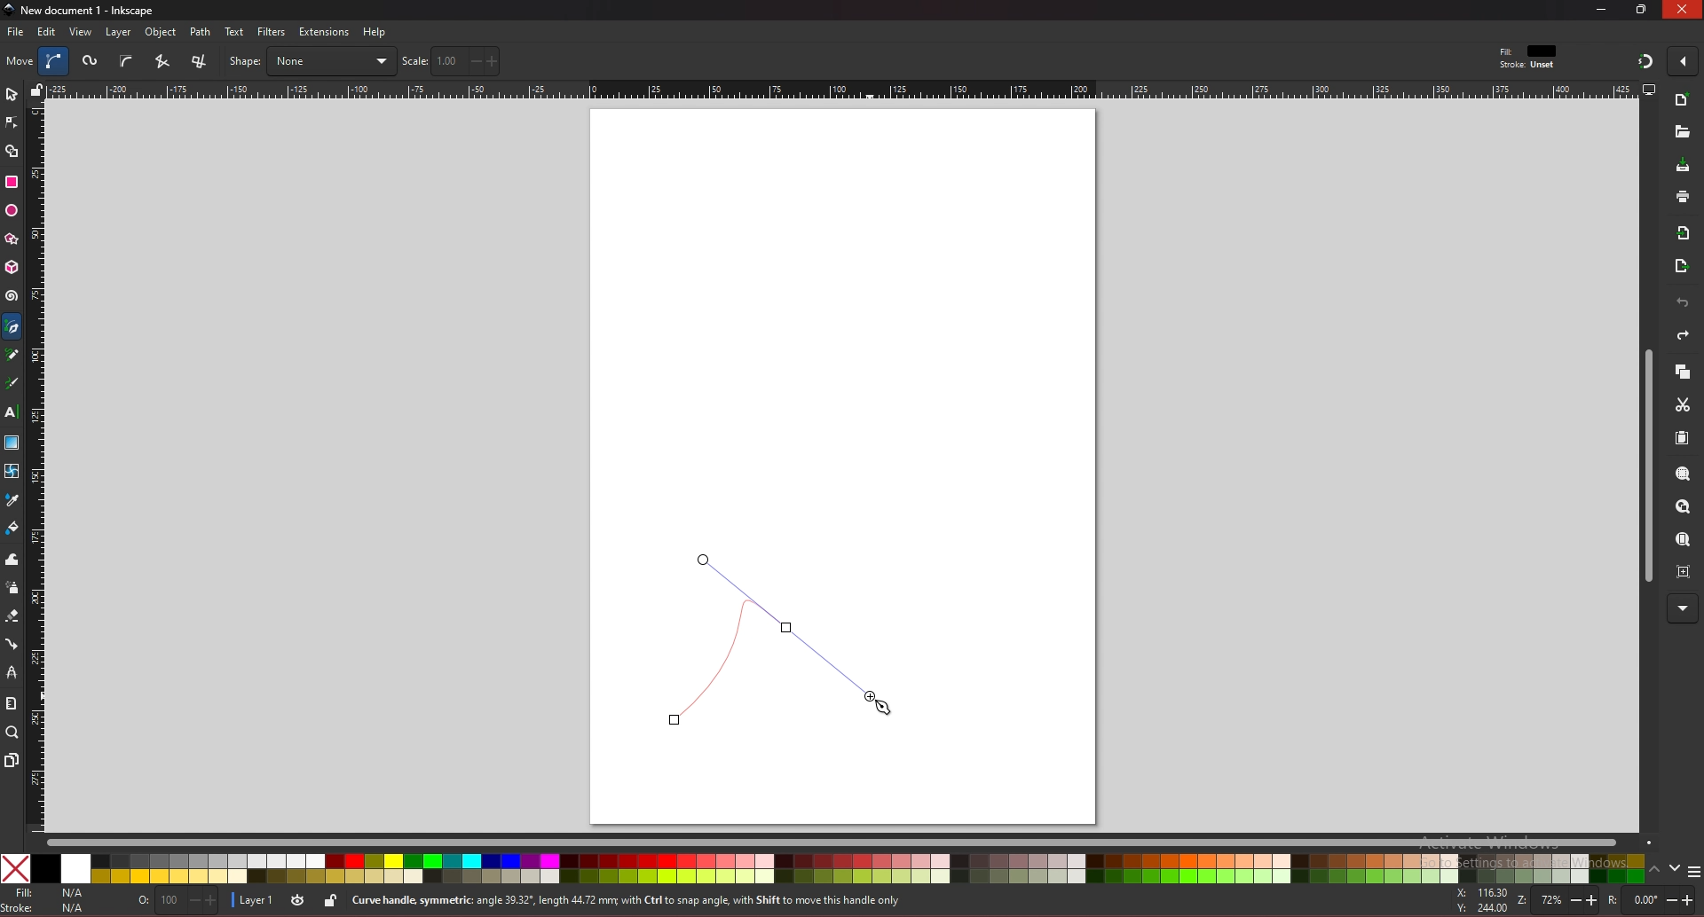 The image size is (1704, 917). What do you see at coordinates (451, 60) in the screenshot?
I see `scale` at bounding box center [451, 60].